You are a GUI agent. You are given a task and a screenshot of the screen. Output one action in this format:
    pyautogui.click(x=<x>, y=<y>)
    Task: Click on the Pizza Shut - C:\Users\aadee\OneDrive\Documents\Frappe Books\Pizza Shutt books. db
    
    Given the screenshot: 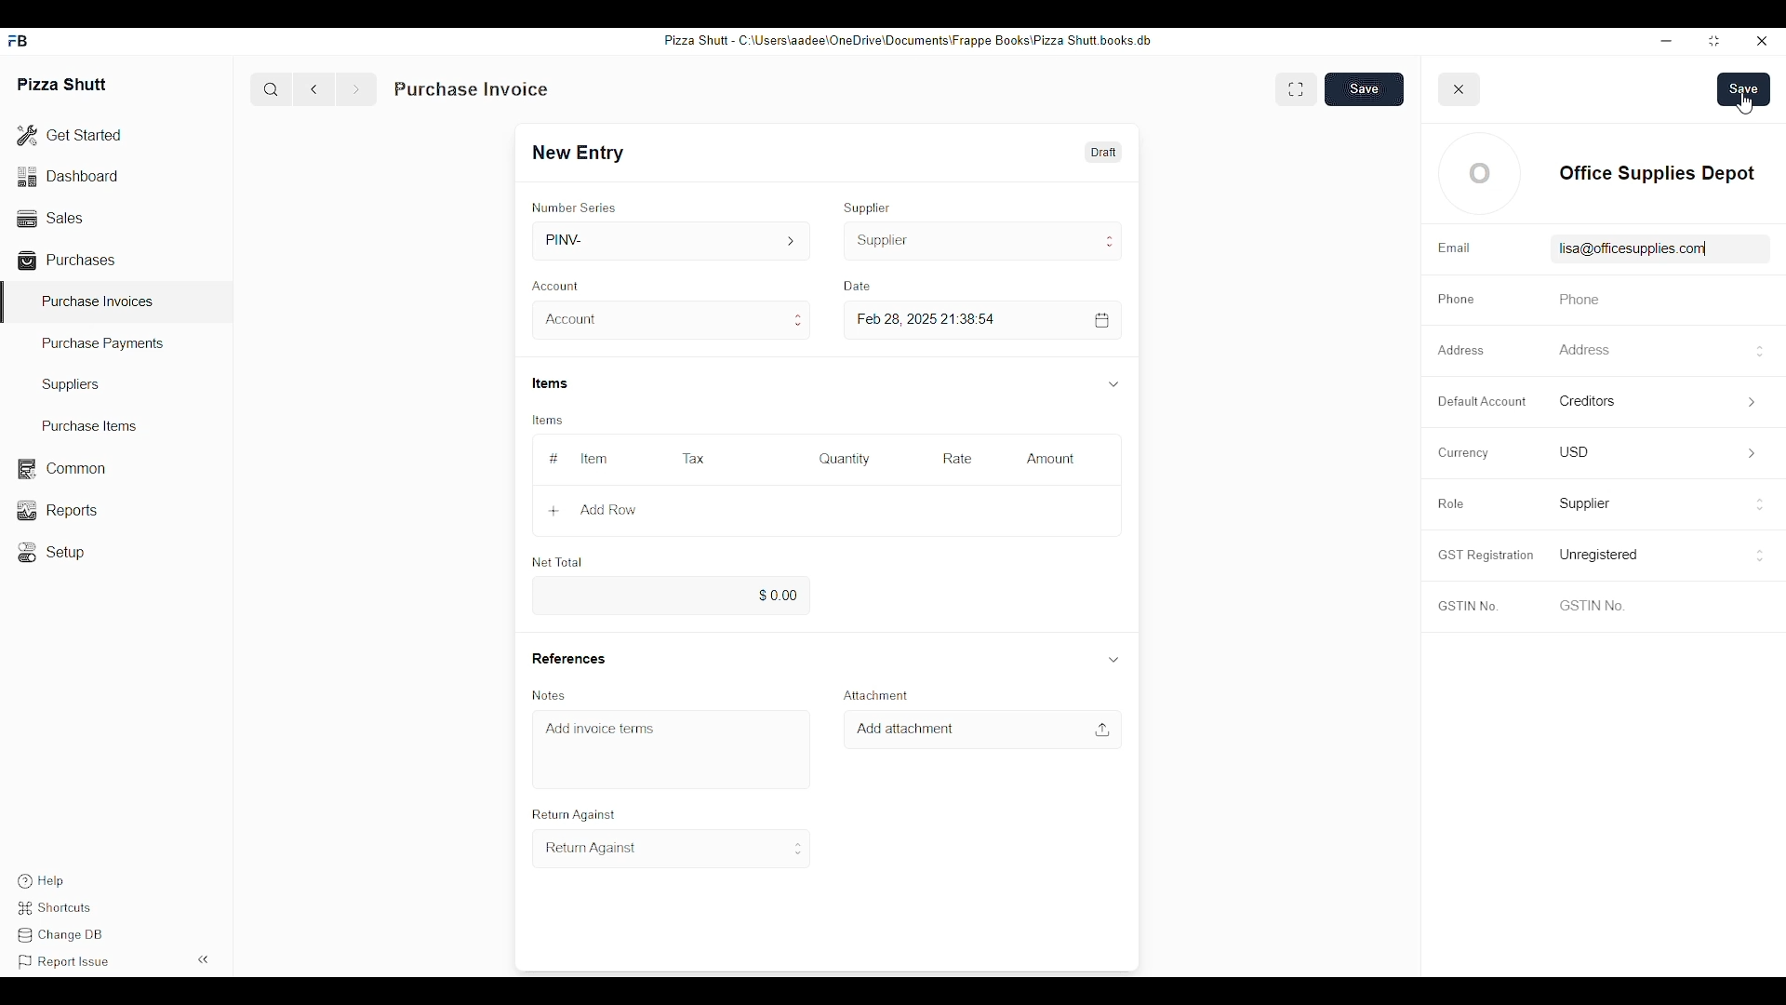 What is the action you would take?
    pyautogui.click(x=906, y=39)
    